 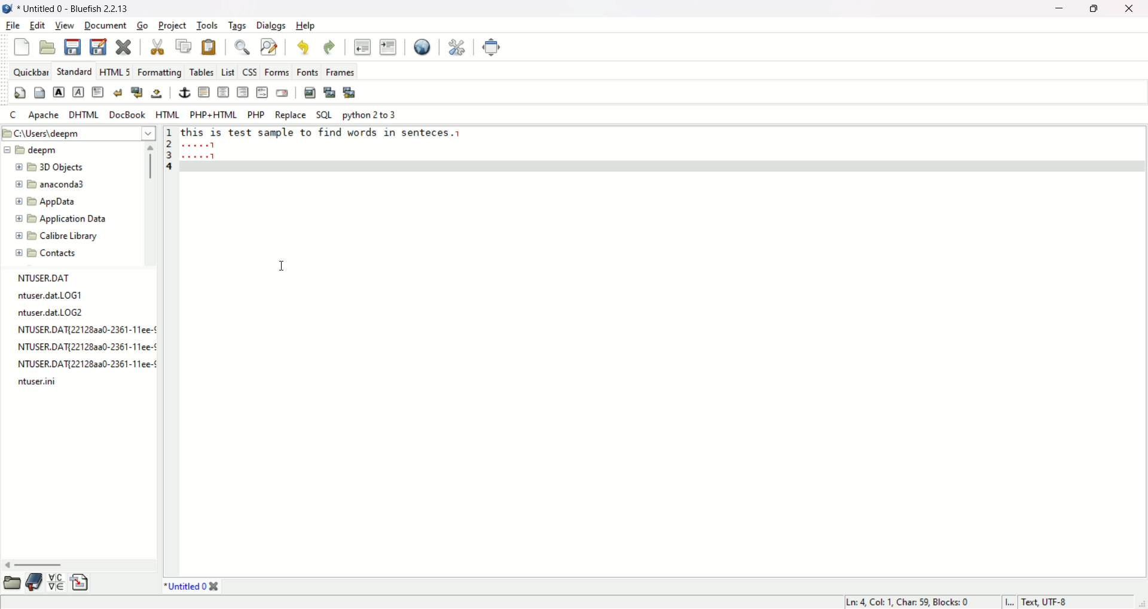 What do you see at coordinates (199, 150) in the screenshot?
I see `Indicates there's more to the sentence` at bounding box center [199, 150].